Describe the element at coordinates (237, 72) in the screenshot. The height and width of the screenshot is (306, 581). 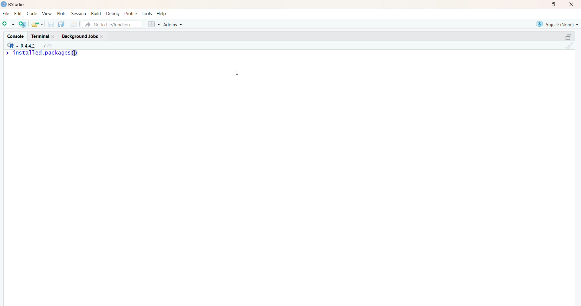
I see `cursor` at that location.